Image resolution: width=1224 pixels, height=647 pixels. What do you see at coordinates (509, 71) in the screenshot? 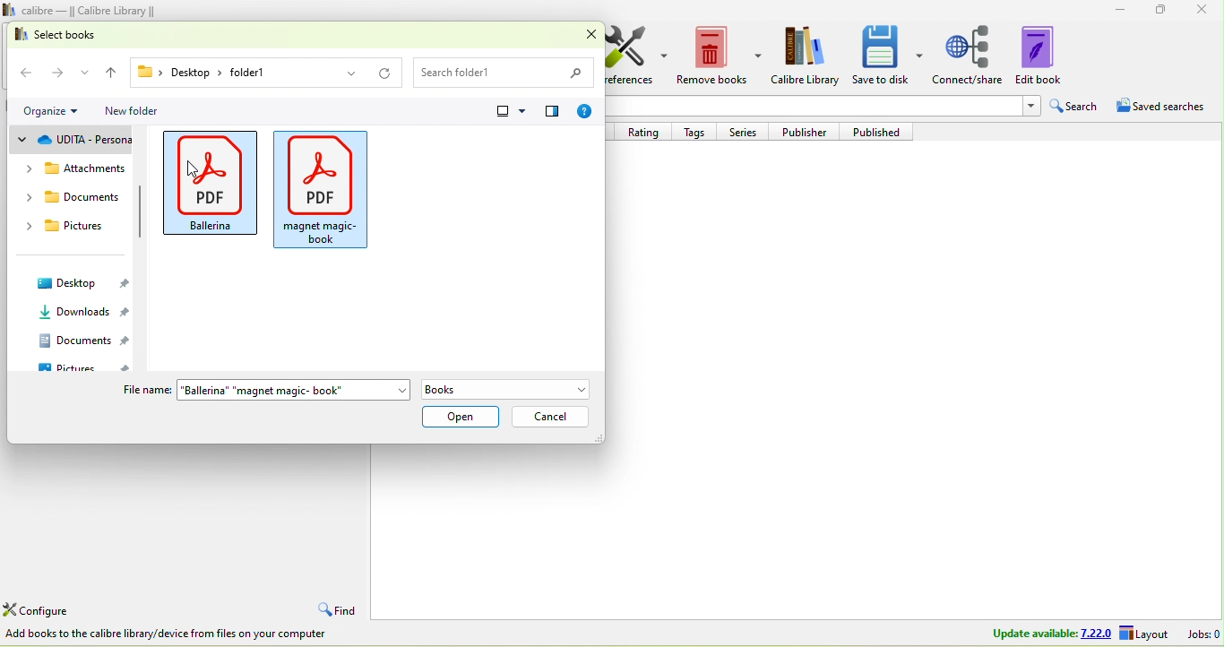
I see `search folder 1` at bounding box center [509, 71].